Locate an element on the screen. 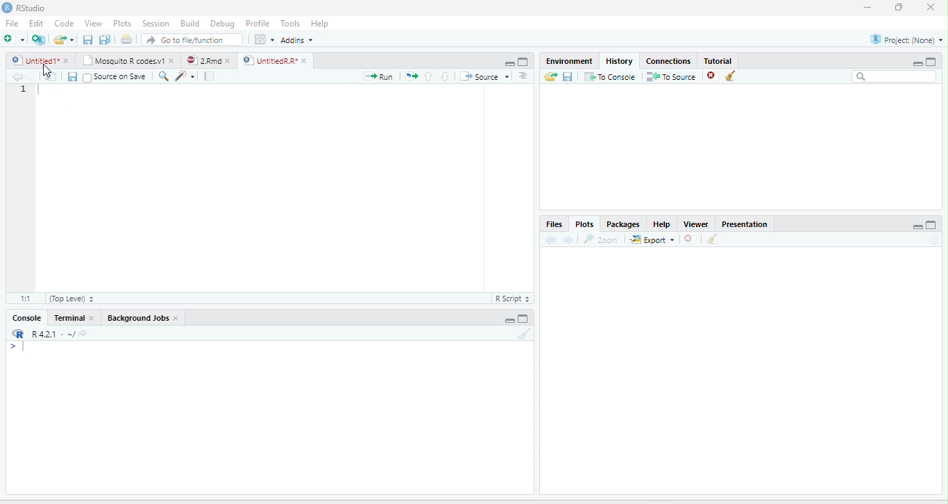 This screenshot has width=948, height=504. Clear all history entries is located at coordinates (731, 76).